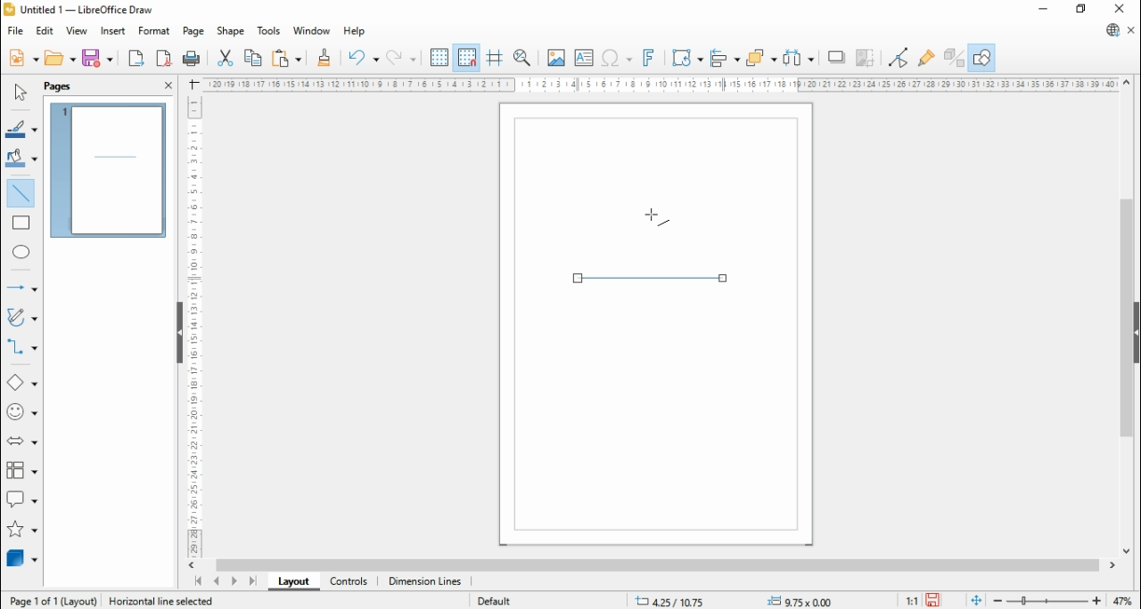 The height and width of the screenshot is (609, 1141). Describe the element at coordinates (231, 31) in the screenshot. I see `shape` at that location.